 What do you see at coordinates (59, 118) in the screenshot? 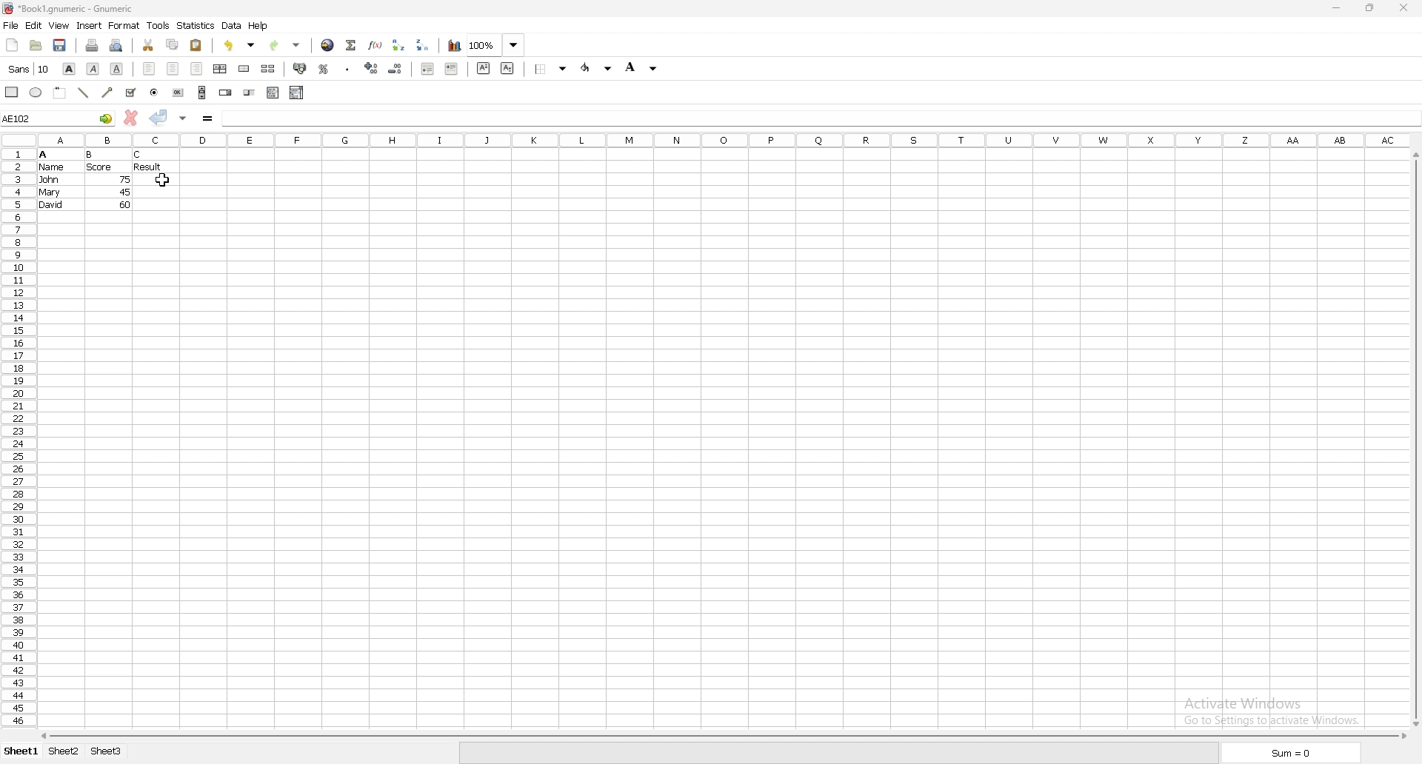
I see `selected cell` at bounding box center [59, 118].